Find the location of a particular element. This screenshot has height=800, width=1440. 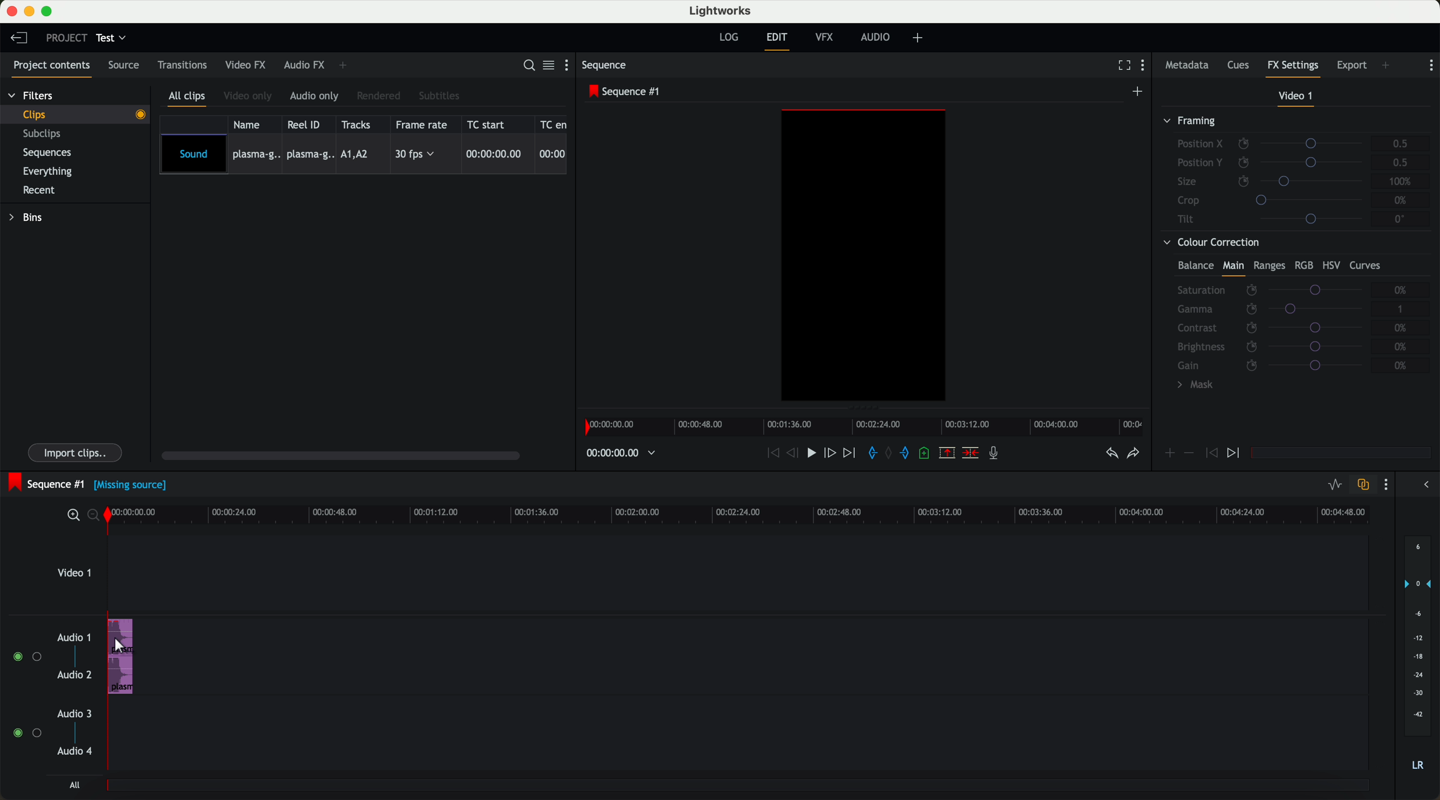

project contents is located at coordinates (49, 67).